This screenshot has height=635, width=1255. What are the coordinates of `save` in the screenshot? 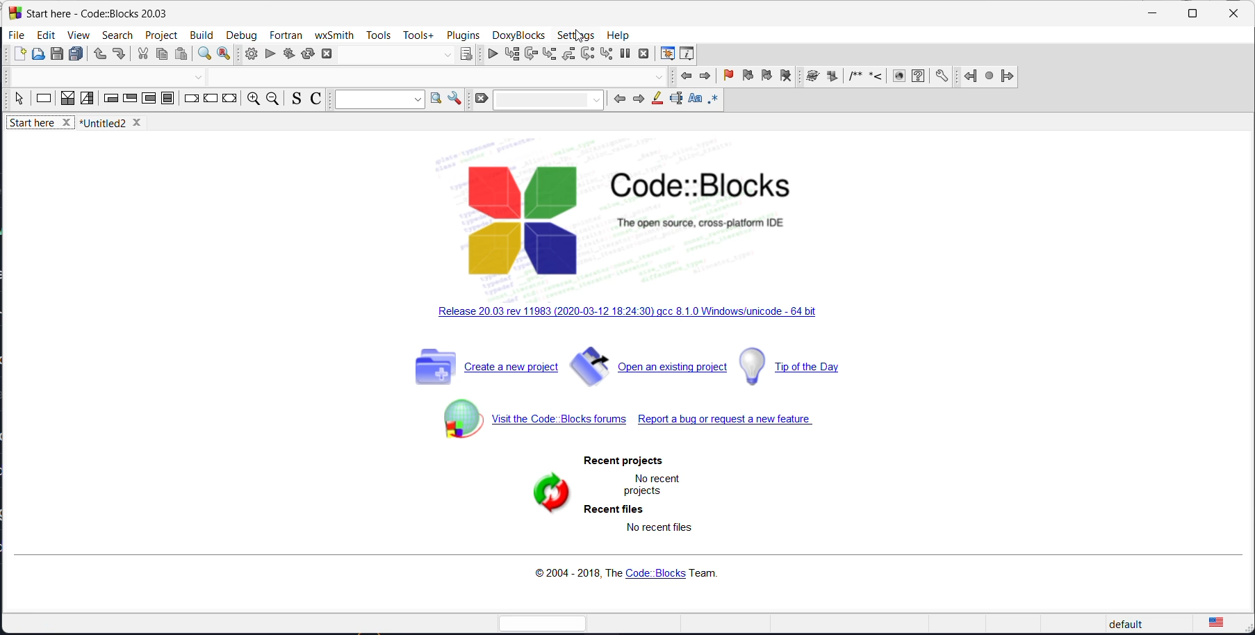 It's located at (58, 54).